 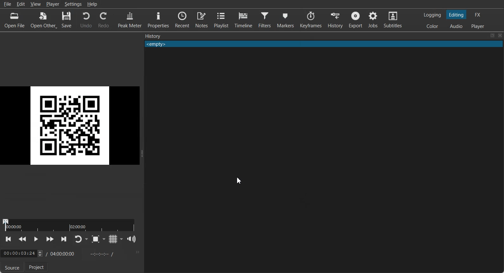 What do you see at coordinates (137, 252) in the screenshot?
I see `More` at bounding box center [137, 252].